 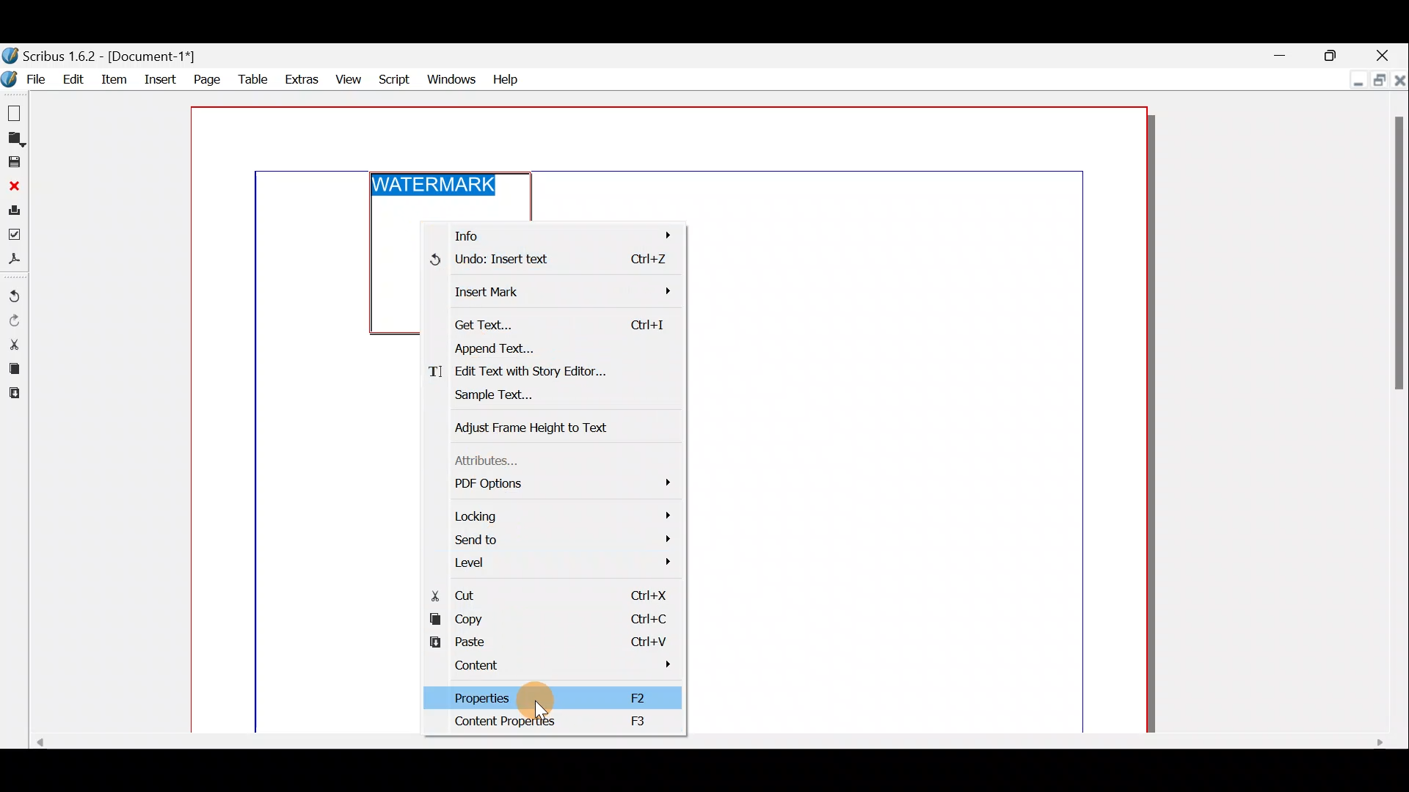 What do you see at coordinates (1284, 54) in the screenshot?
I see `Minimise` at bounding box center [1284, 54].